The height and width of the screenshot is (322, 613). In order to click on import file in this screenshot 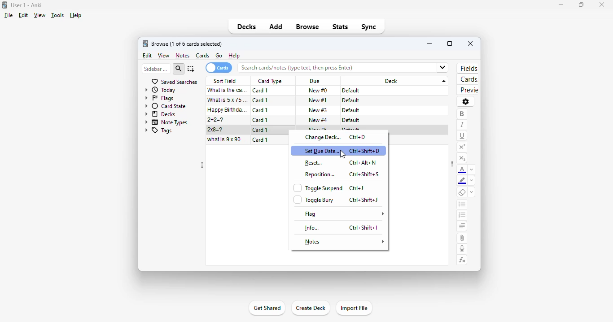, I will do `click(354, 308)`.